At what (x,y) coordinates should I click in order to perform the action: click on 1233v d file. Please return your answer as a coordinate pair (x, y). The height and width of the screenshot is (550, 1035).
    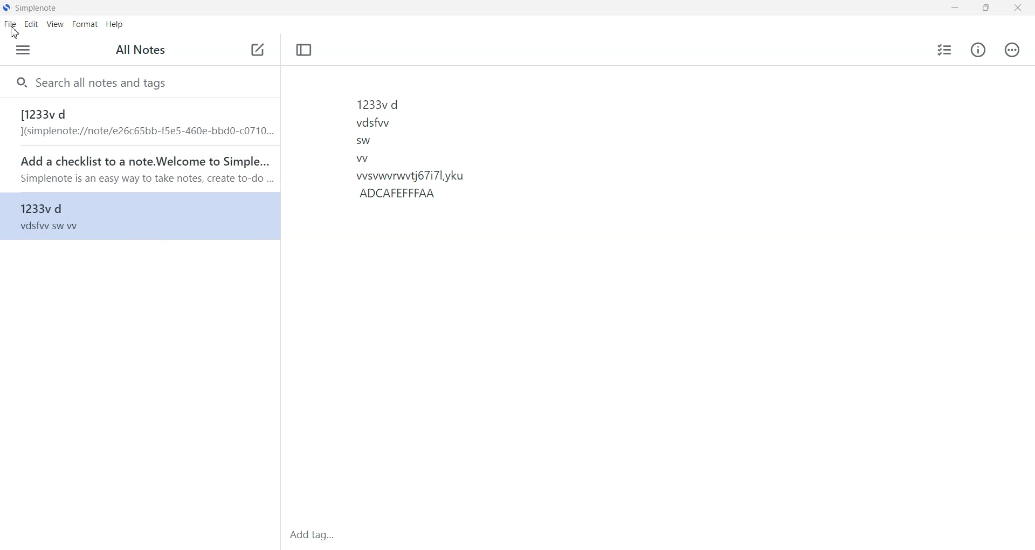
    Looking at the image, I should click on (139, 218).